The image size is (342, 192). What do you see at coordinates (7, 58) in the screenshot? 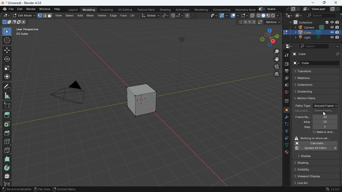
I see `rotate` at bounding box center [7, 58].